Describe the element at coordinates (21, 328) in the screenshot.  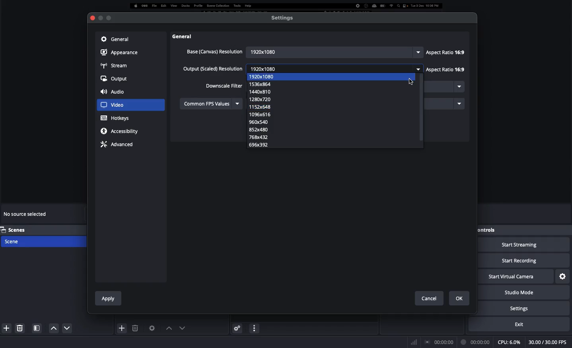
I see `Delete` at that location.